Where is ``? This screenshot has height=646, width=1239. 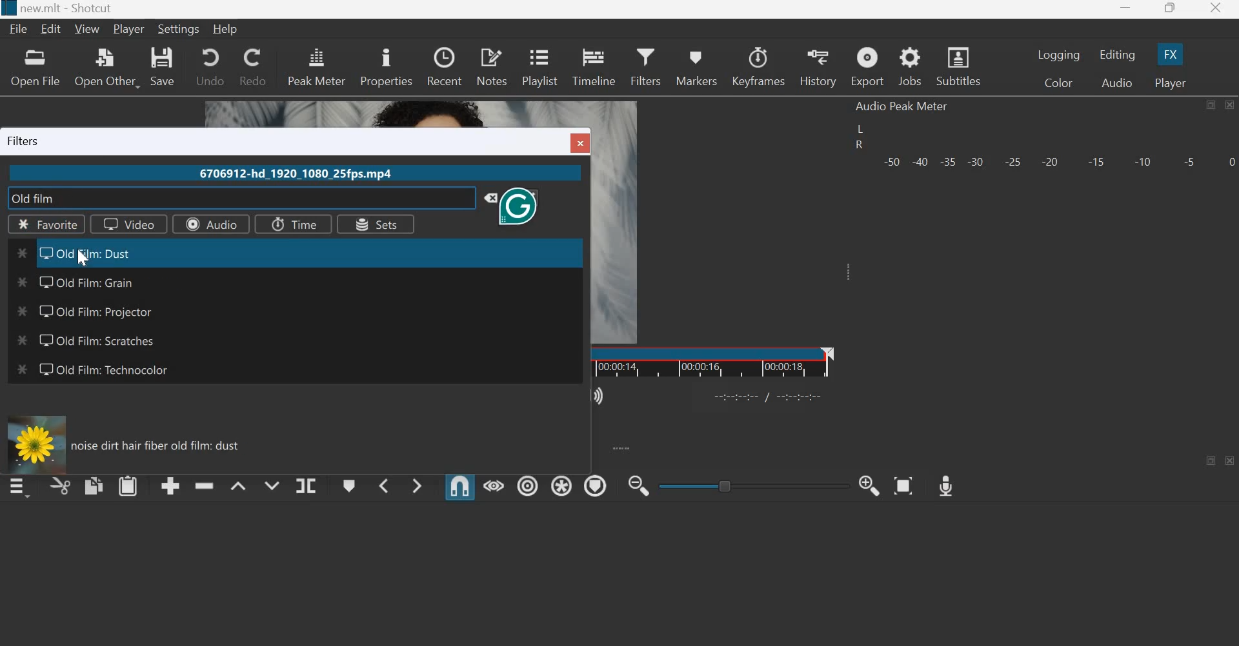
 is located at coordinates (8, 8).